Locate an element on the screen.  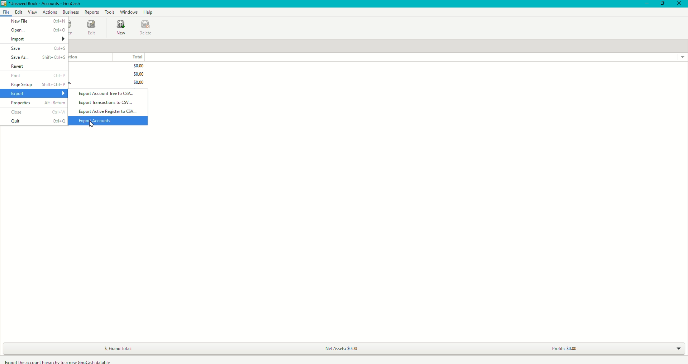
Unnamed Book - Accounts - GnuCash is located at coordinates (43, 4).